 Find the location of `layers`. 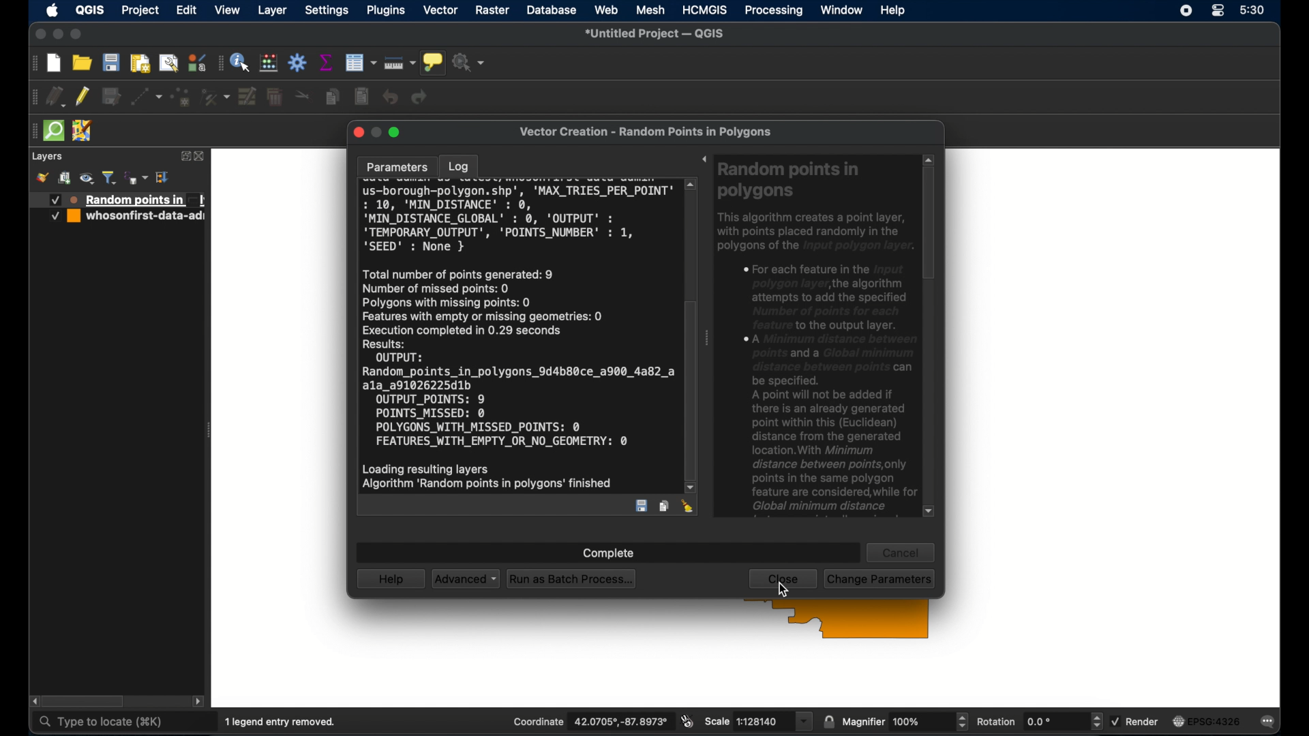

layers is located at coordinates (47, 157).